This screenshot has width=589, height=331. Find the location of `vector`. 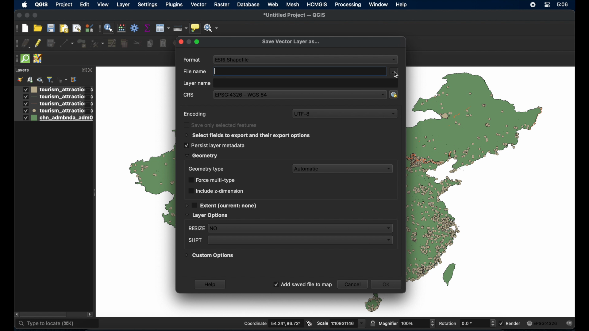

vector is located at coordinates (199, 5).